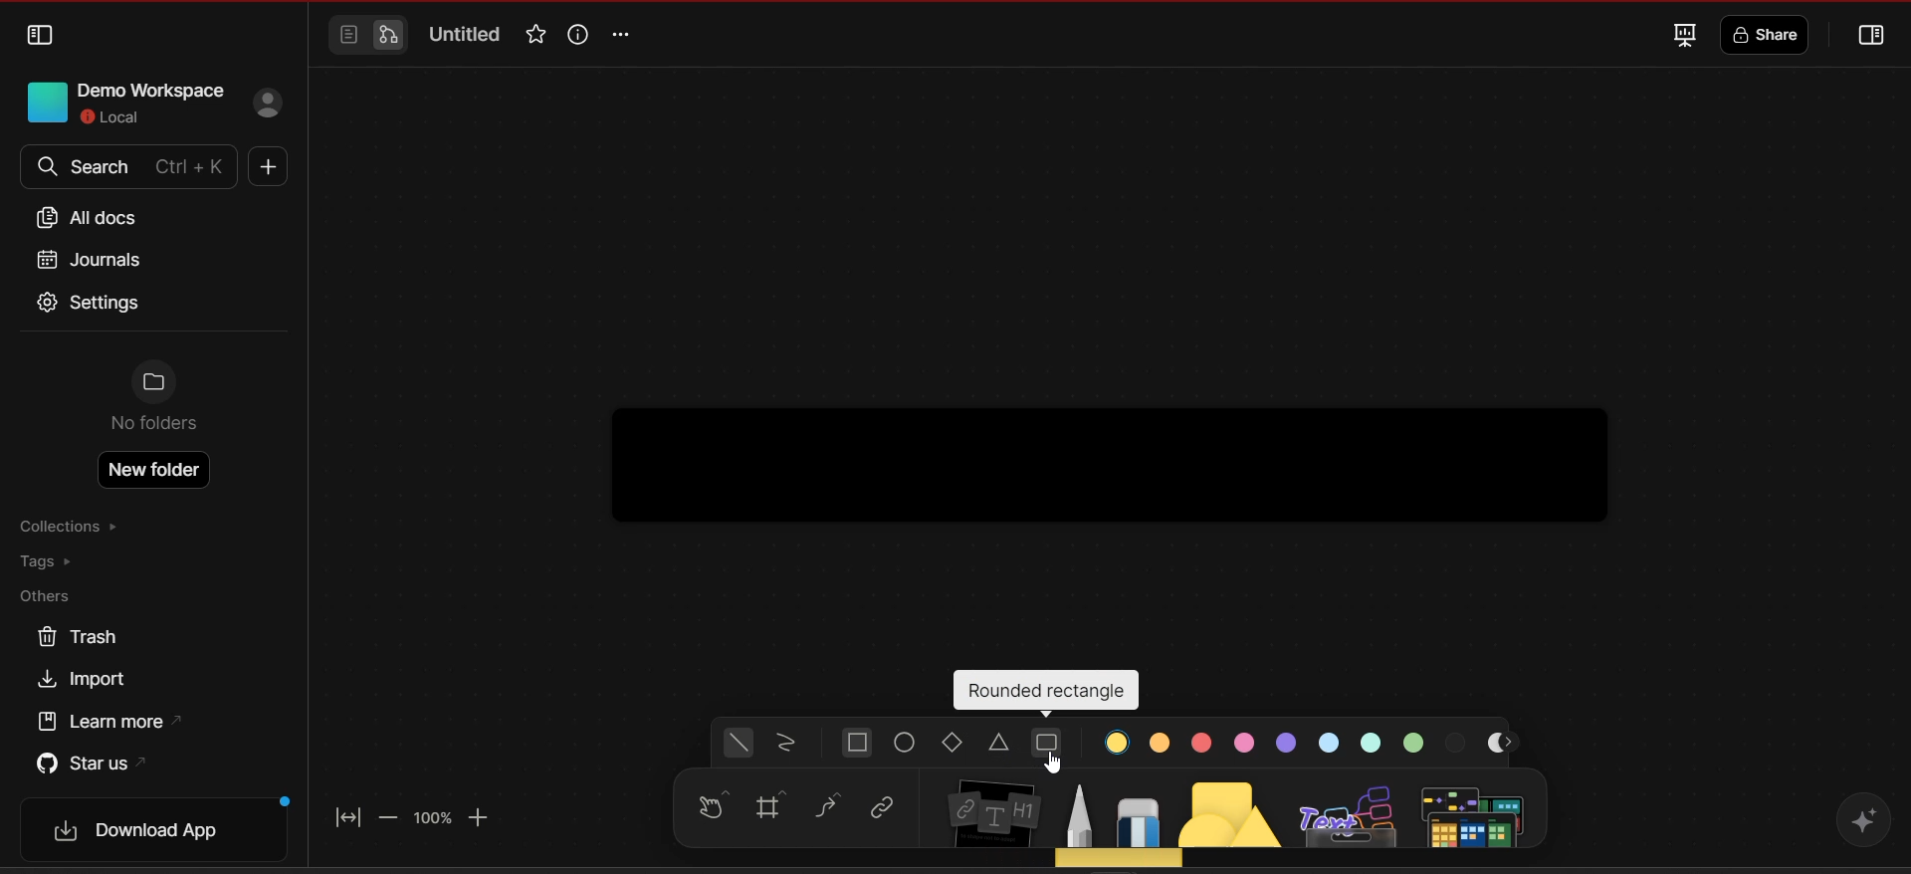  Describe the element at coordinates (1351, 812) in the screenshot. I see `others` at that location.